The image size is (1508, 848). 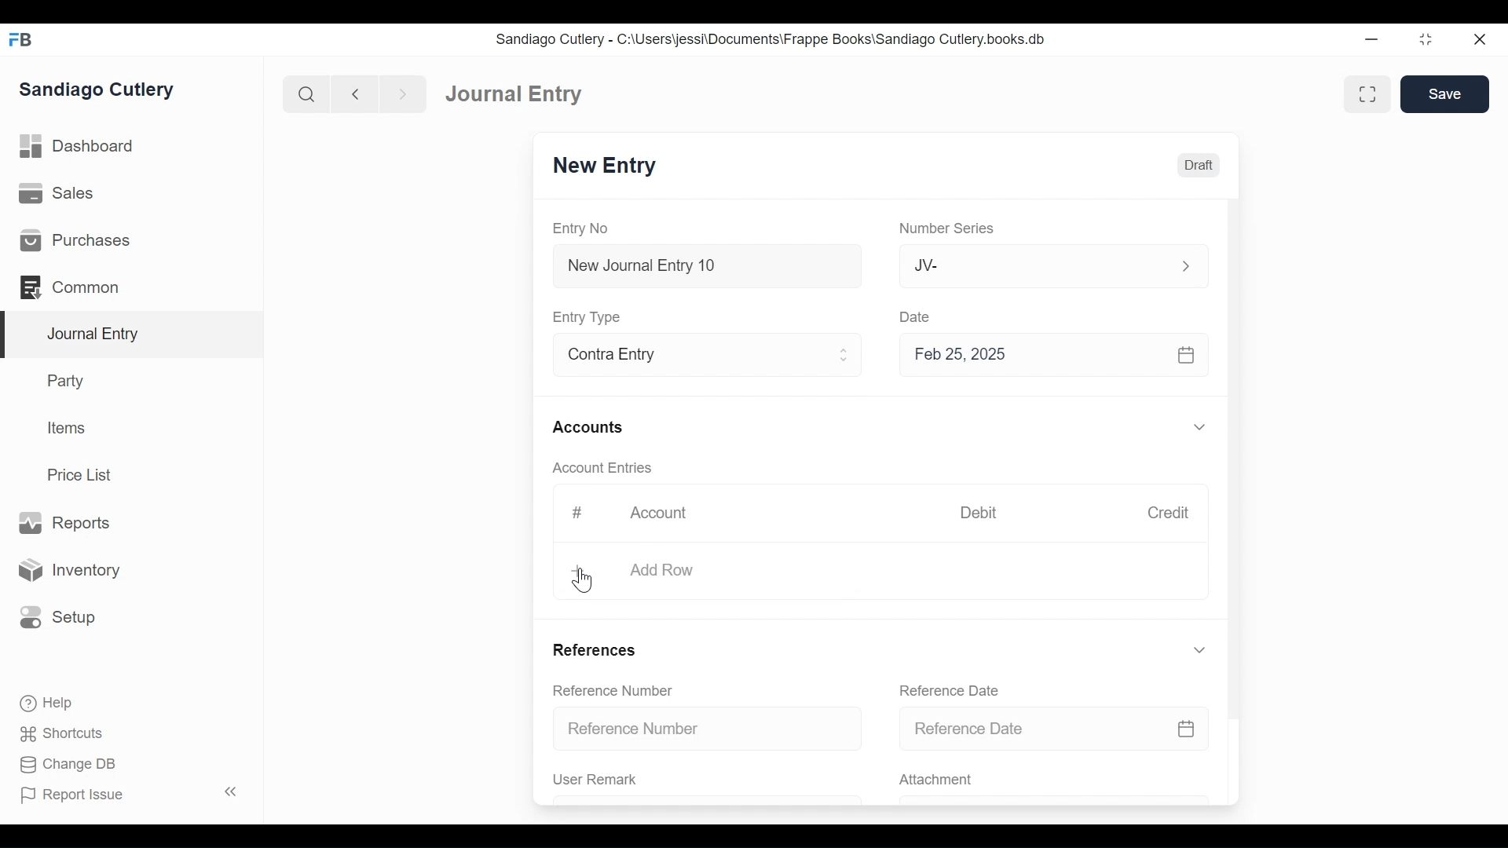 I want to click on #, so click(x=580, y=511).